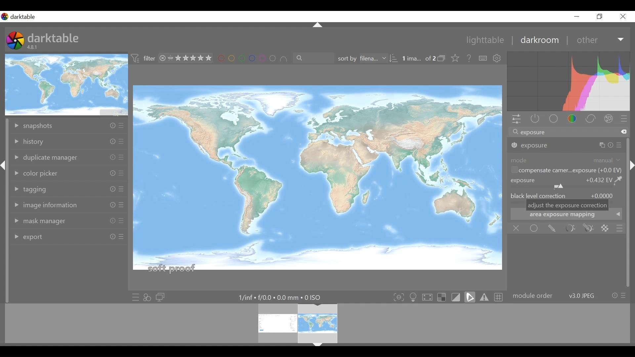 The height and width of the screenshot is (357, 635). I want to click on toggle guide lines, so click(499, 297).